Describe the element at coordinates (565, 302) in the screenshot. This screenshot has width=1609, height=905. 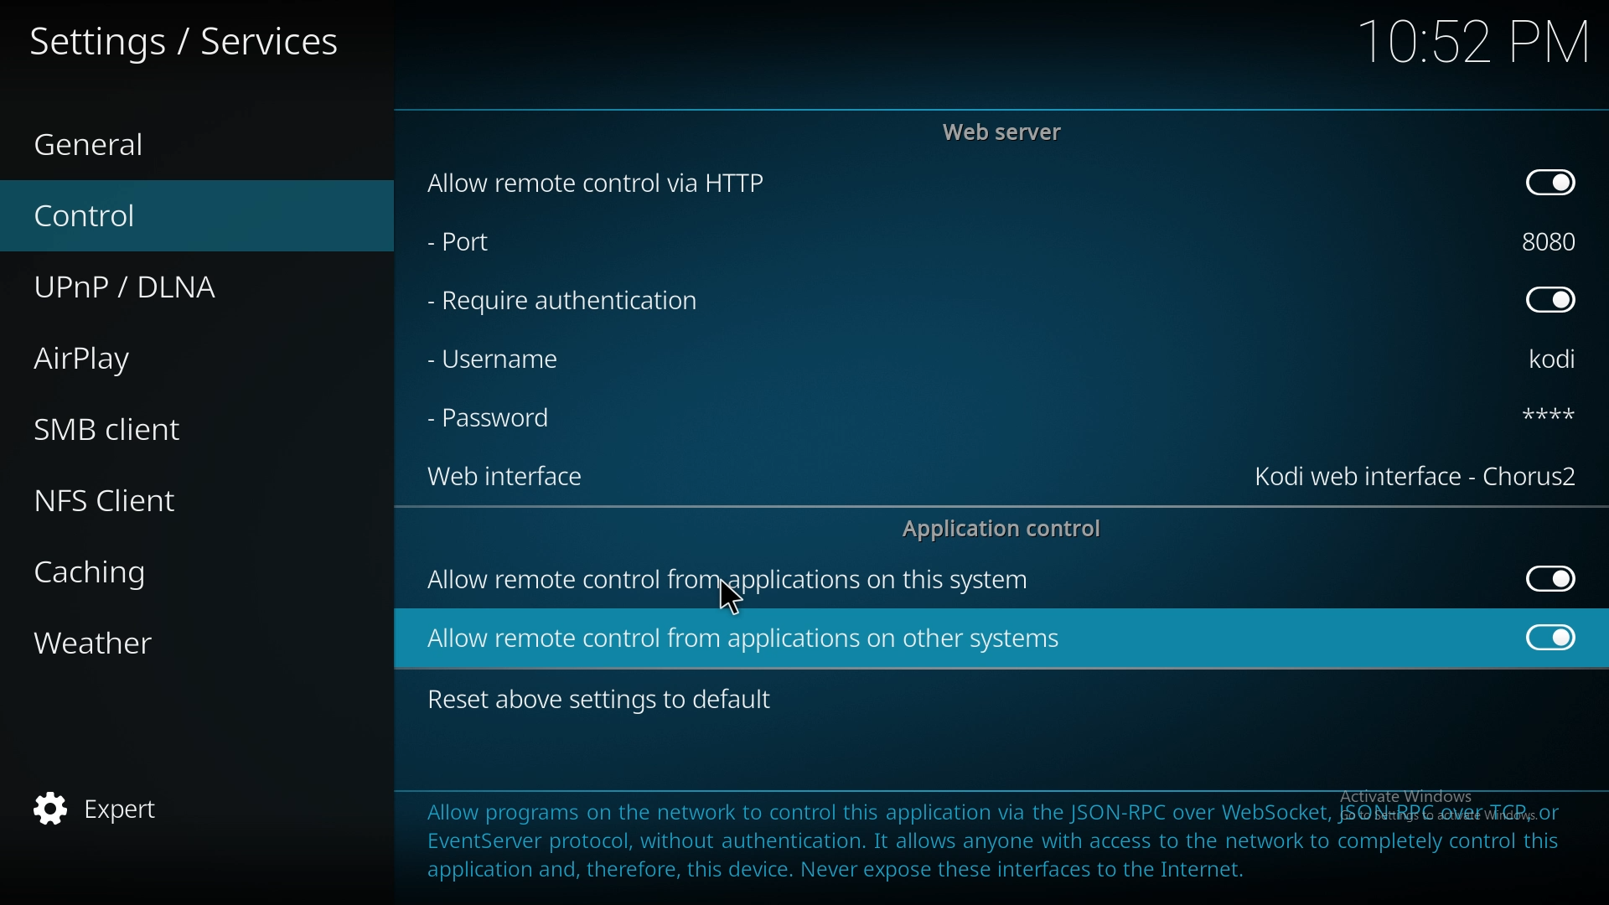
I see `require authentication` at that location.